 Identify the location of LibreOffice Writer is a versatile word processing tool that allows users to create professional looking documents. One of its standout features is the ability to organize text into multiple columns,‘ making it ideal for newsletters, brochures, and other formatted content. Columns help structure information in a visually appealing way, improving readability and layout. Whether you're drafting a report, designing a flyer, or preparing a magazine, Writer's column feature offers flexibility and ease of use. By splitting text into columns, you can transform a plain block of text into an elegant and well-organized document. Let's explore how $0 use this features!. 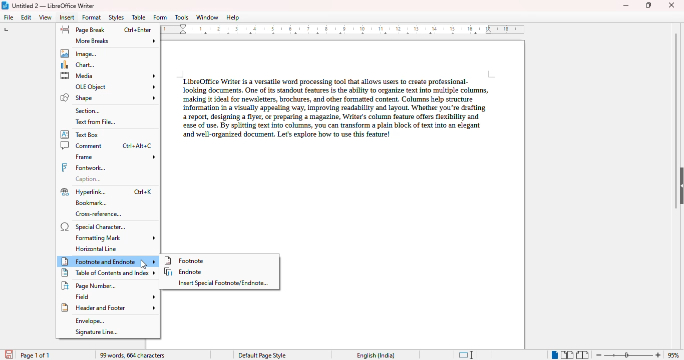
(333, 105).